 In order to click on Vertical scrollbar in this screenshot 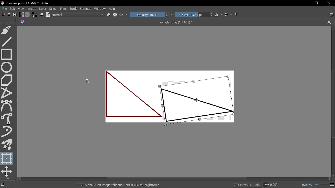, I will do `click(333, 103)`.